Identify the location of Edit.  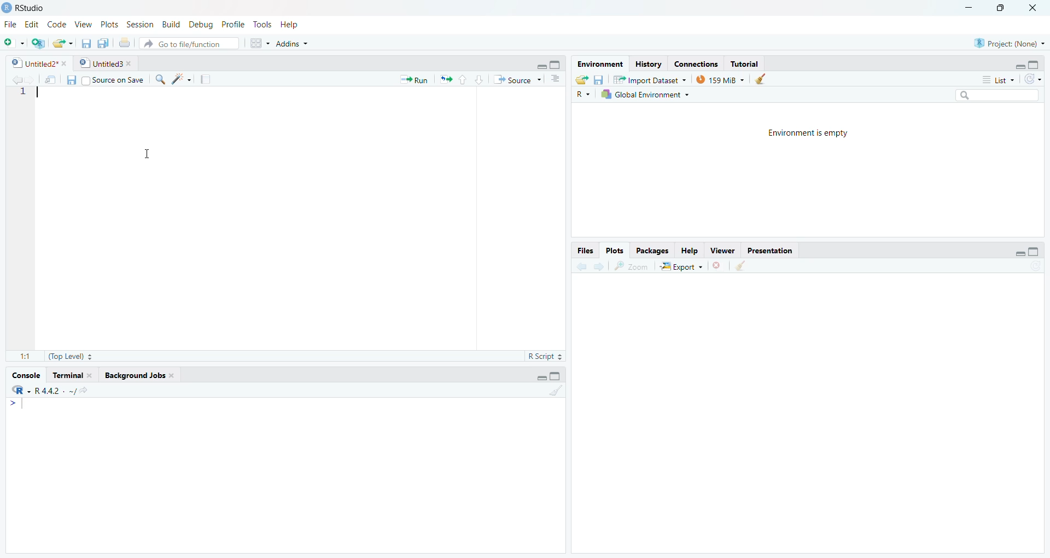
(33, 25).